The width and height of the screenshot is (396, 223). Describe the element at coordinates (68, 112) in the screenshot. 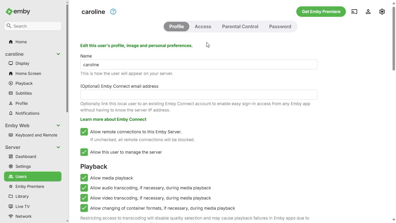

I see `vertical scroll bar` at that location.